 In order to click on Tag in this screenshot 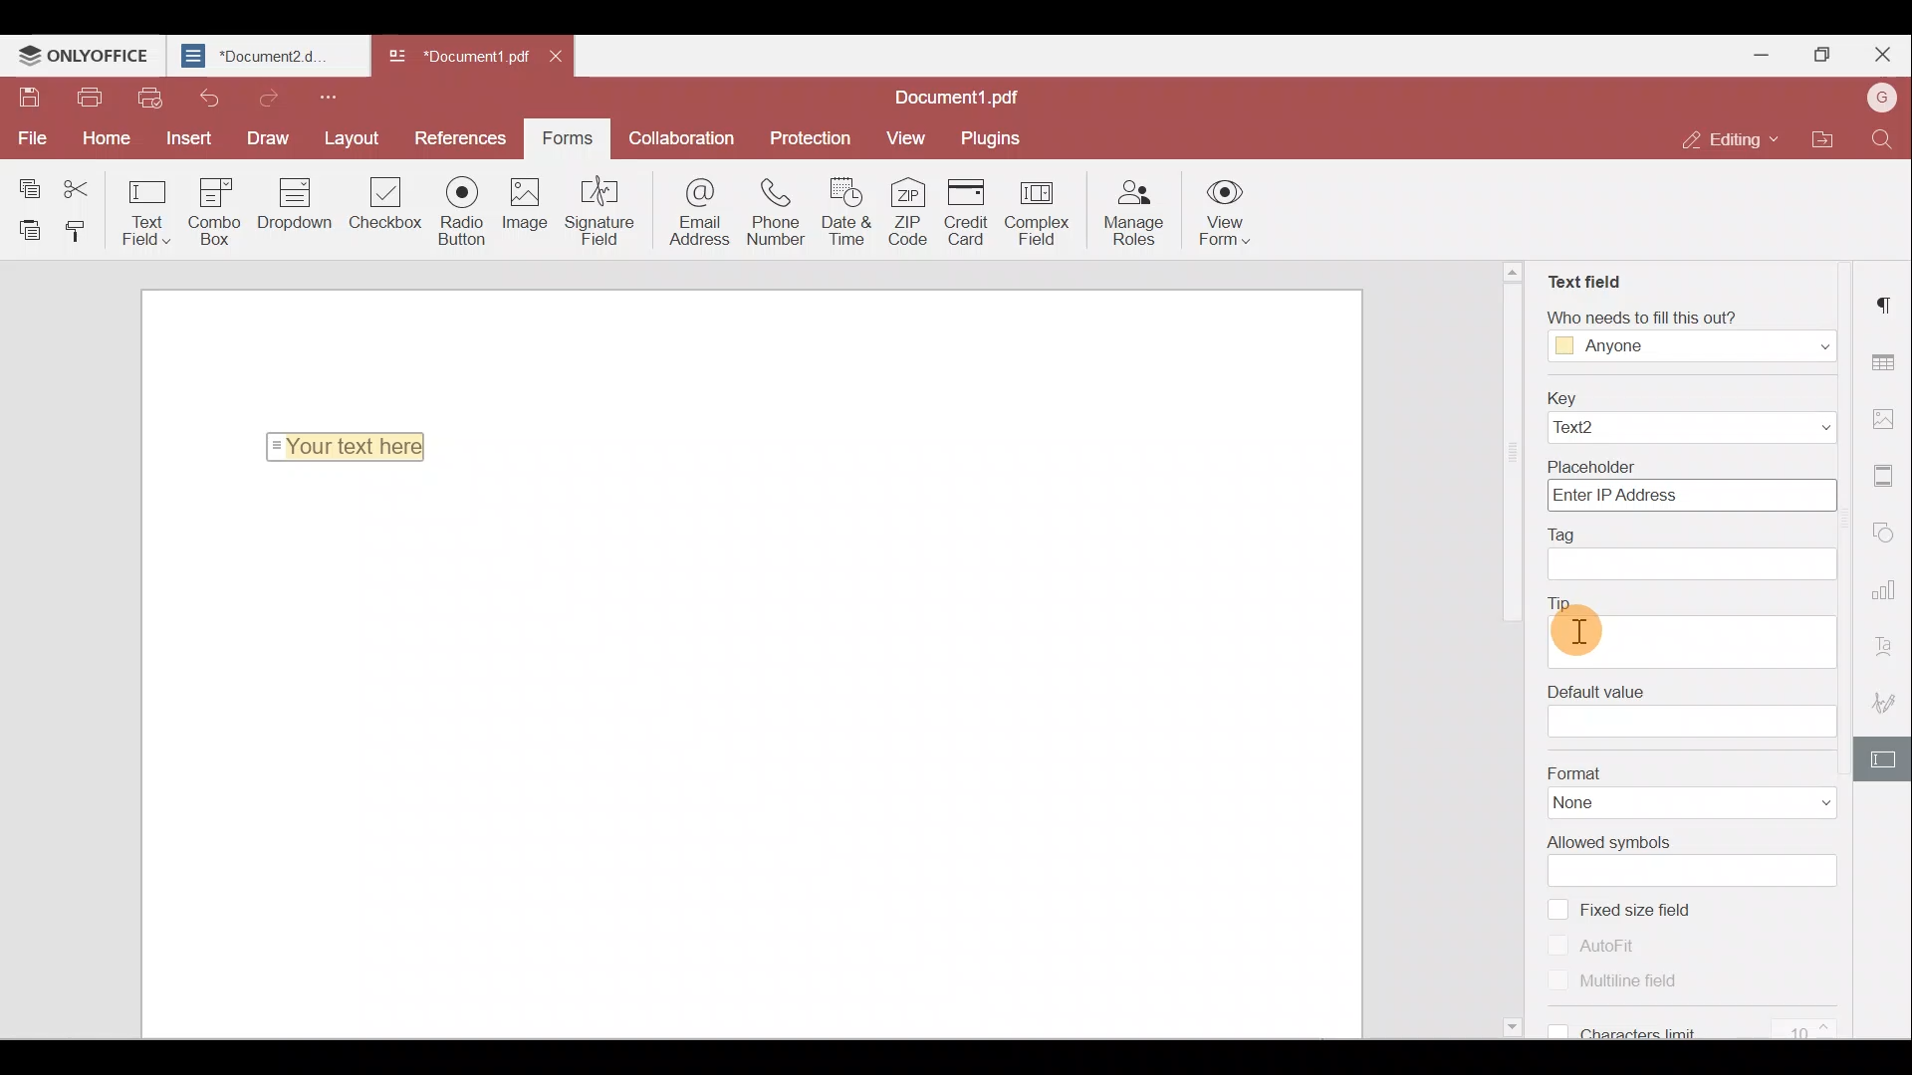, I will do `click(1584, 532)`.